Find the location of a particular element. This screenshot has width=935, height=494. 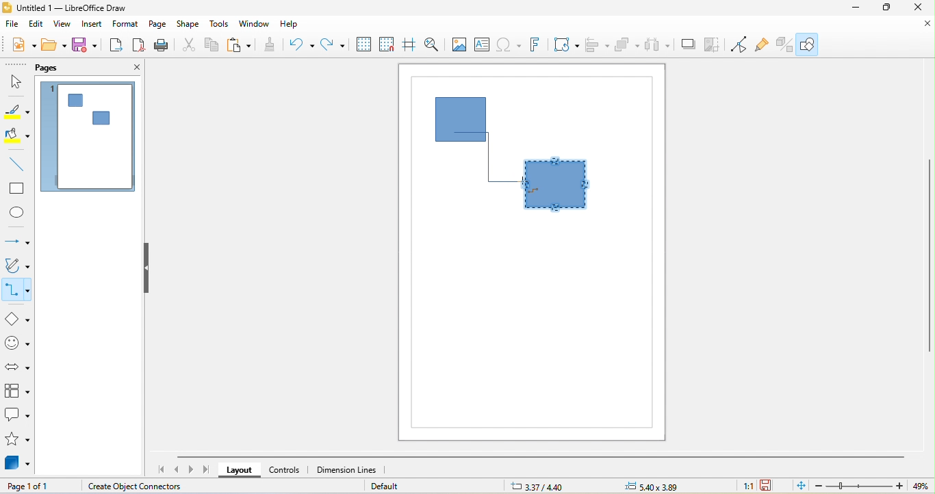

help is located at coordinates (291, 25).